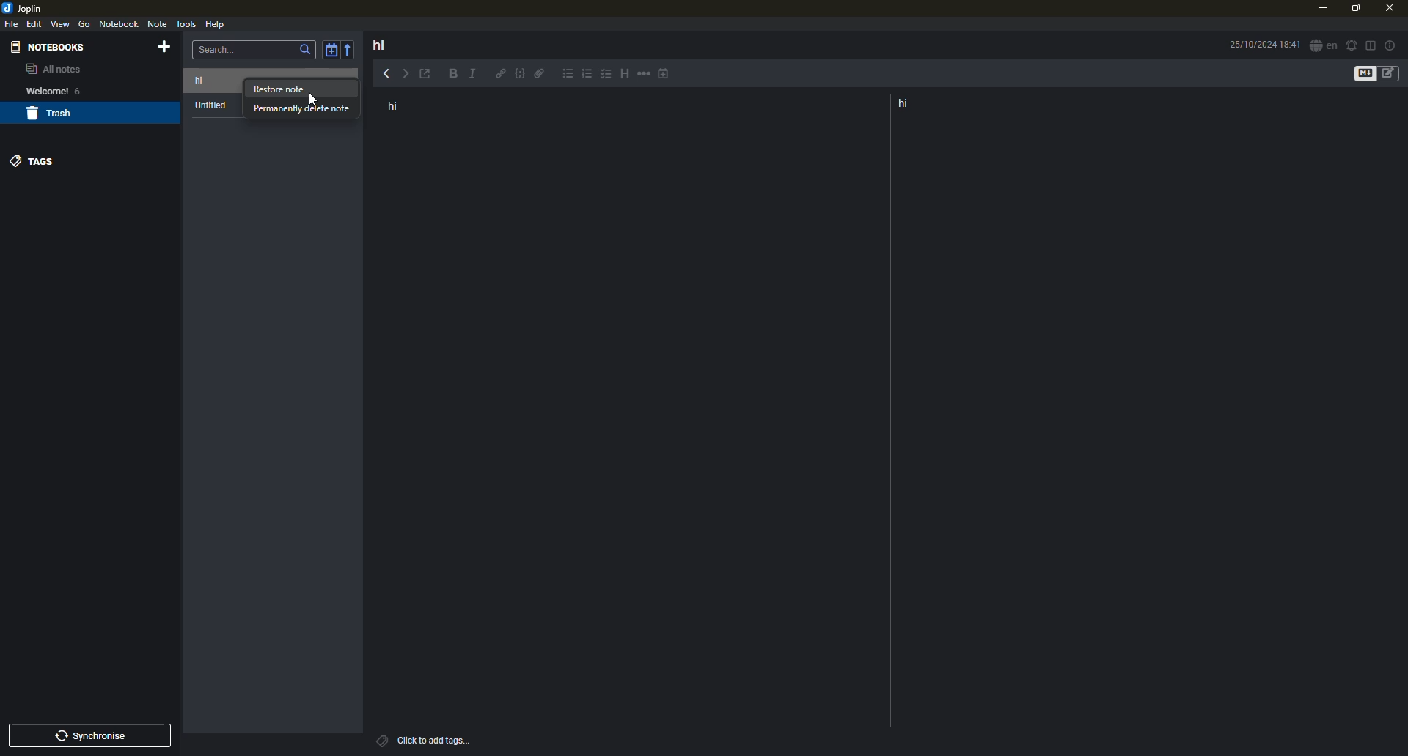  Describe the element at coordinates (210, 80) in the screenshot. I see `hi` at that location.